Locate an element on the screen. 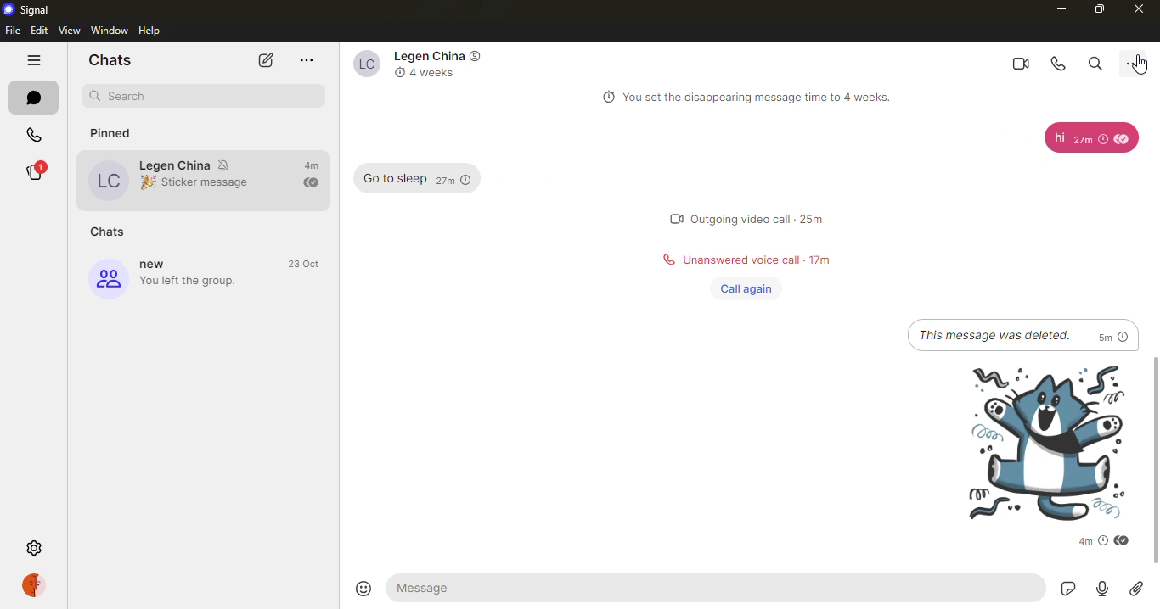 This screenshot has height=609, width=1160. Go to sleep is located at coordinates (391, 179).